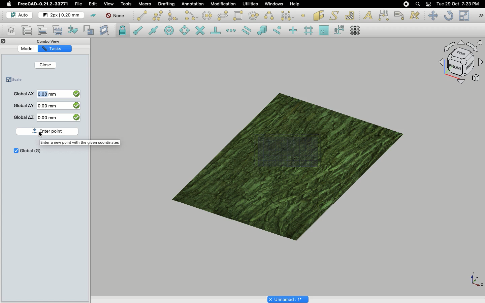 This screenshot has height=303, width=485. What do you see at coordinates (288, 15) in the screenshot?
I see `Bezier tools` at bounding box center [288, 15].